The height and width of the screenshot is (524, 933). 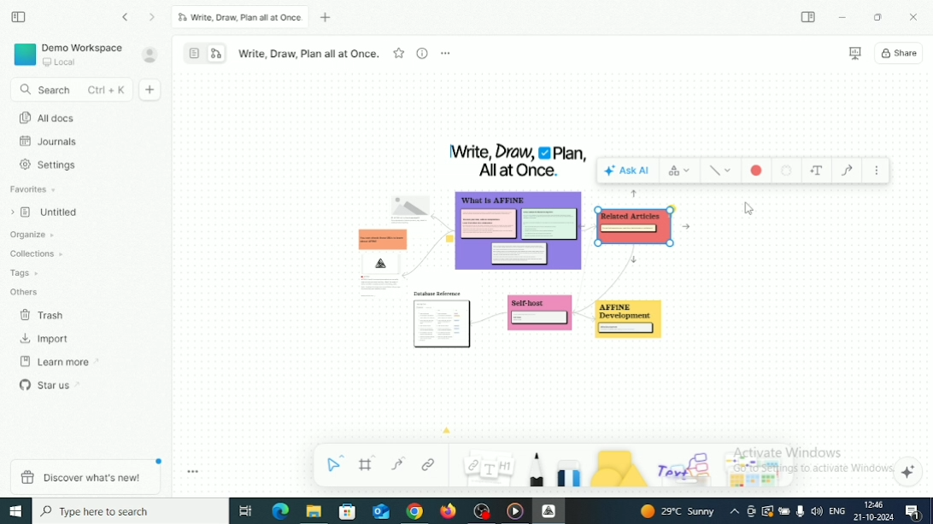 What do you see at coordinates (680, 169) in the screenshot?
I see `Switch type` at bounding box center [680, 169].